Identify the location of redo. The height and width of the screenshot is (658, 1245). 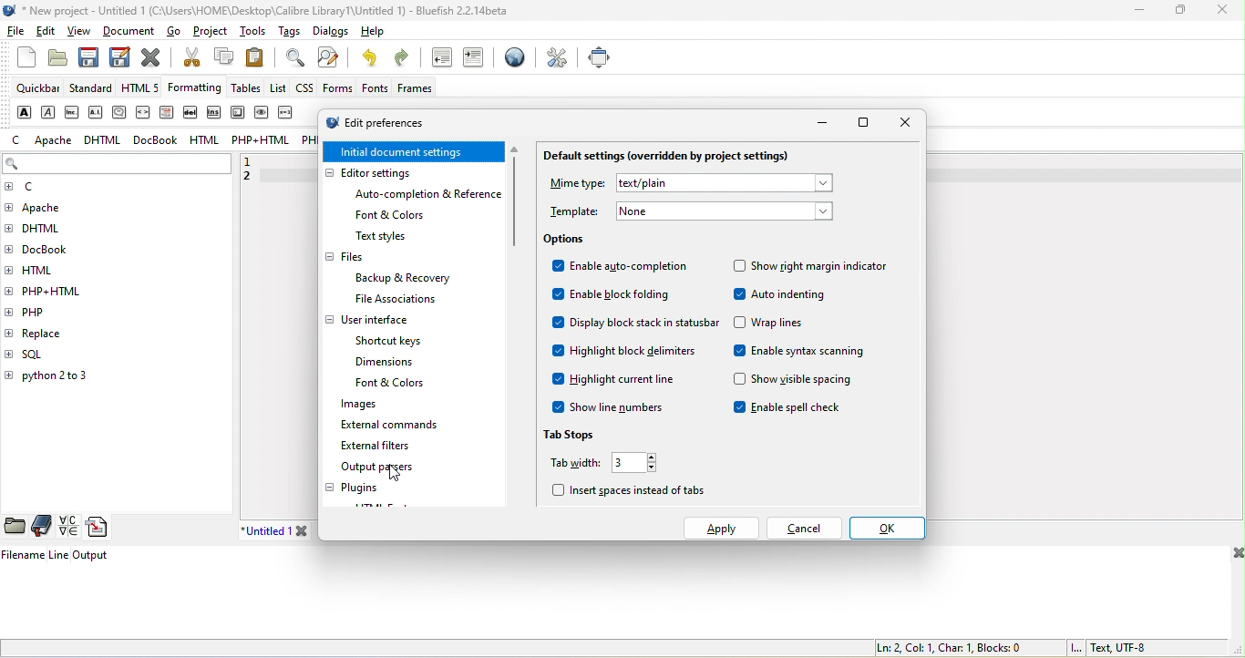
(406, 60).